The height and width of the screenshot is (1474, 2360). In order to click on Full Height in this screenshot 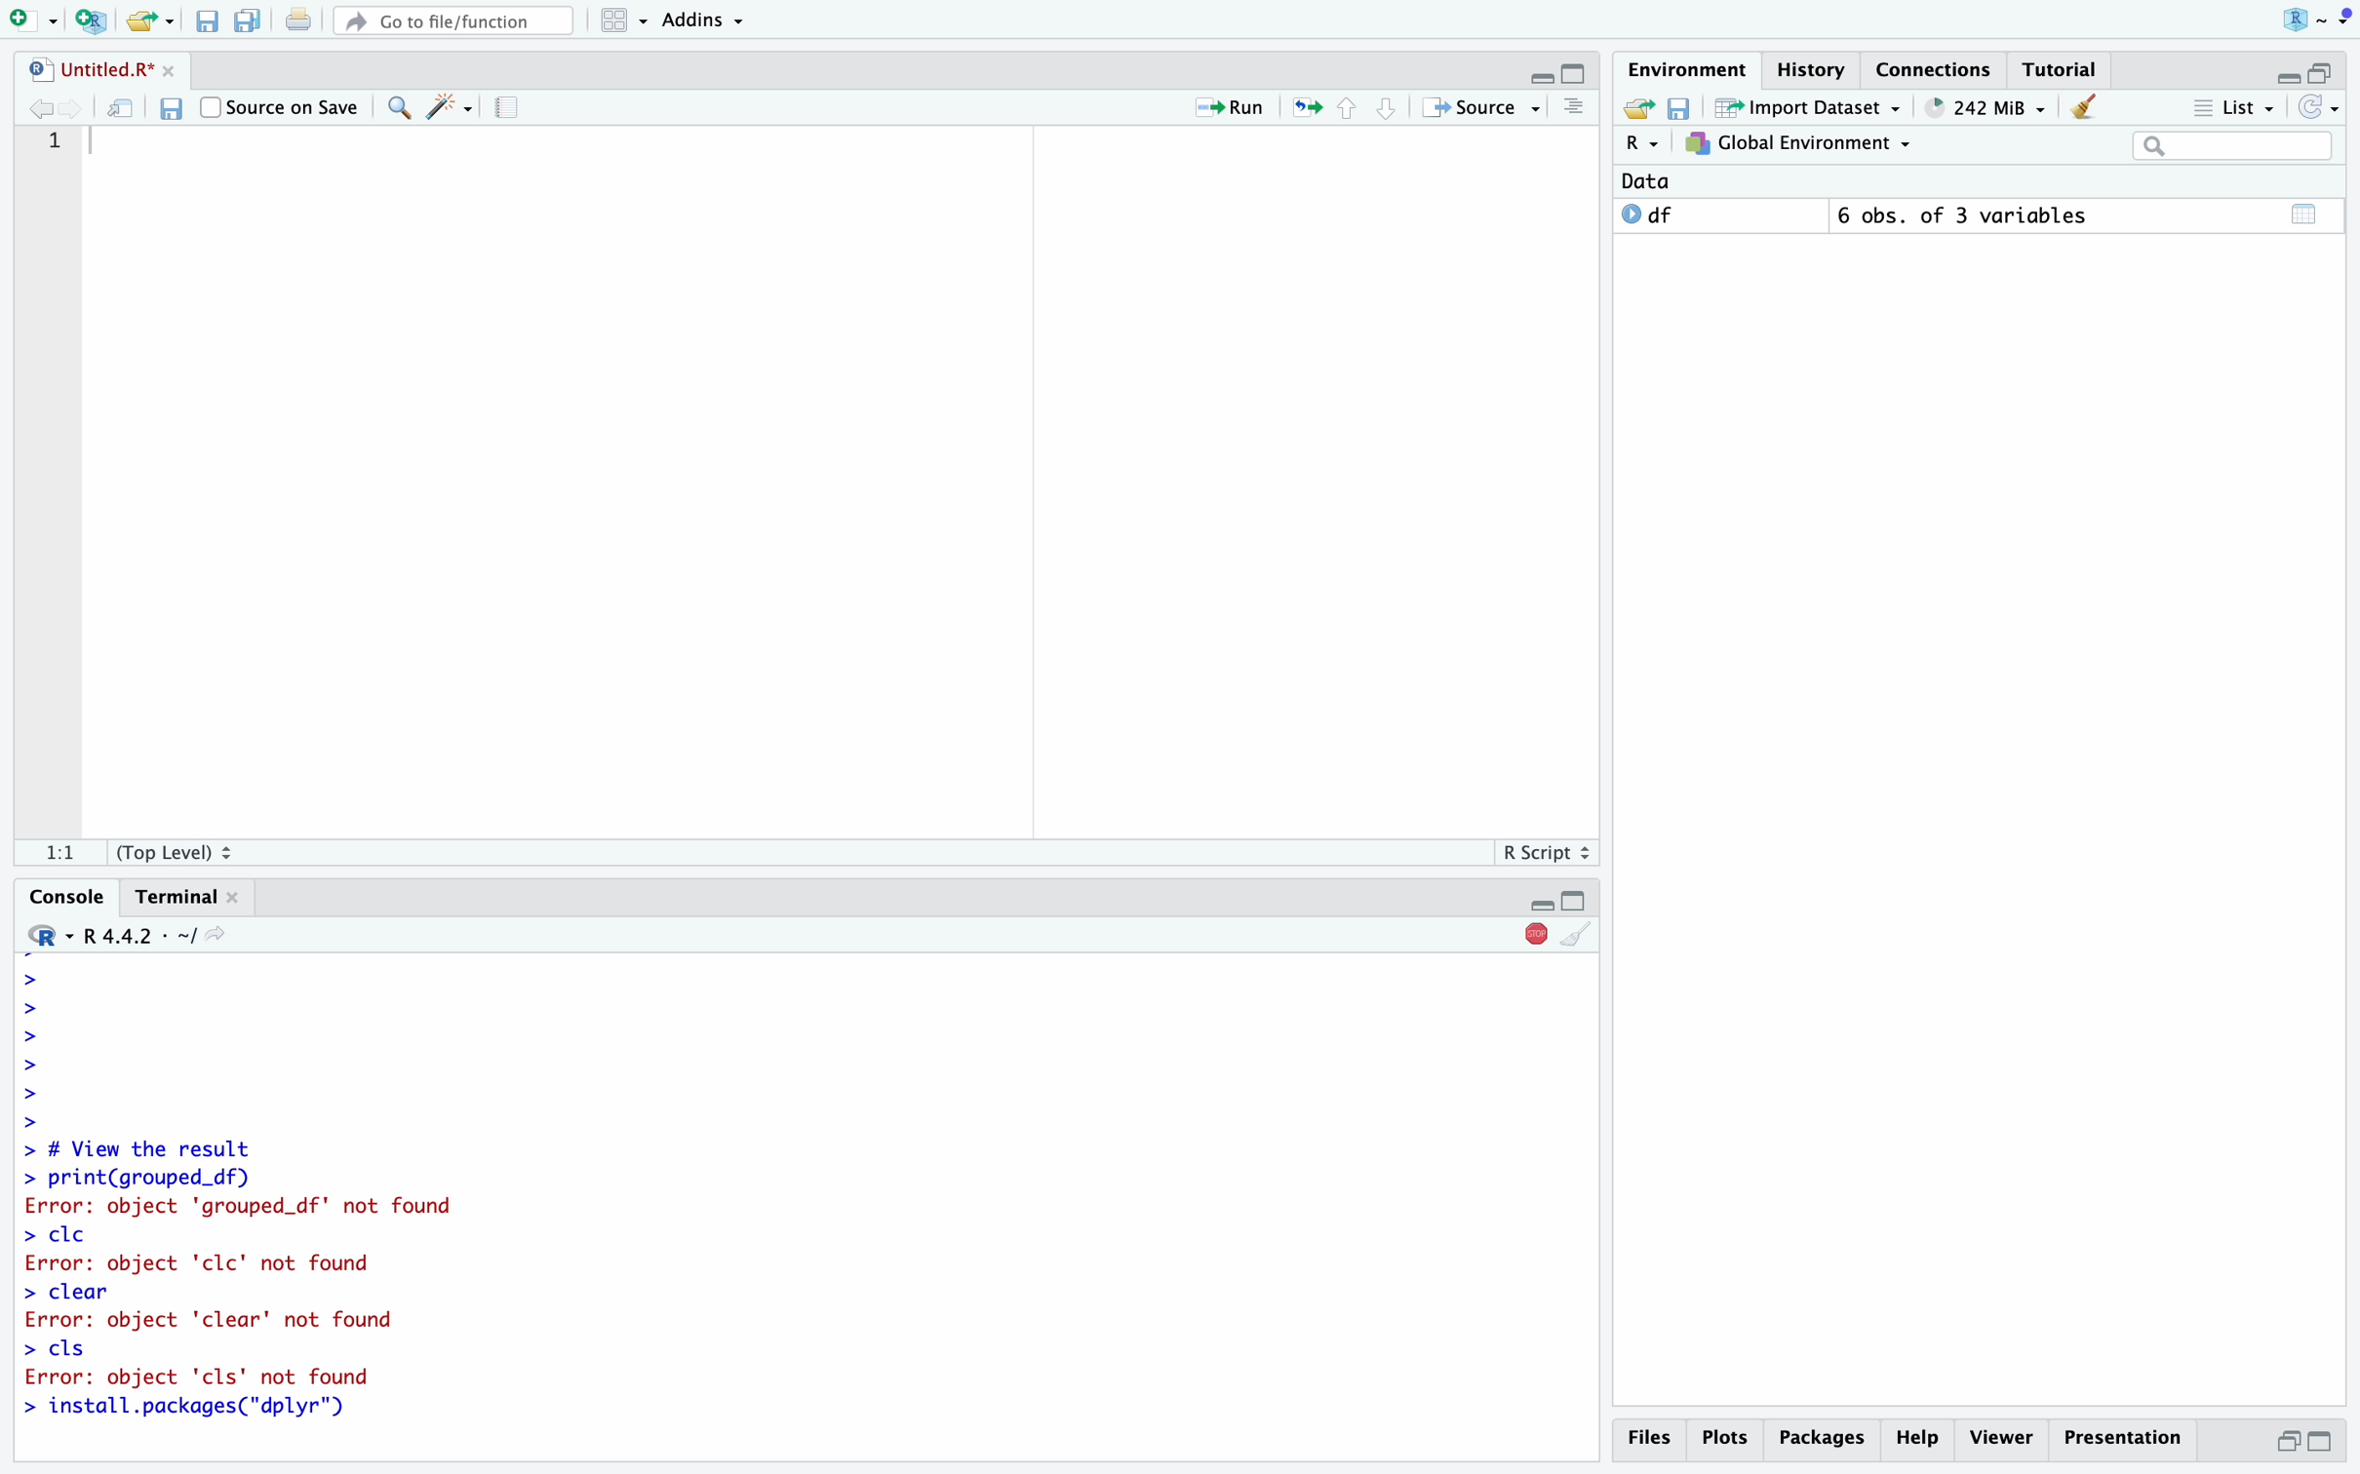, I will do `click(1577, 70)`.